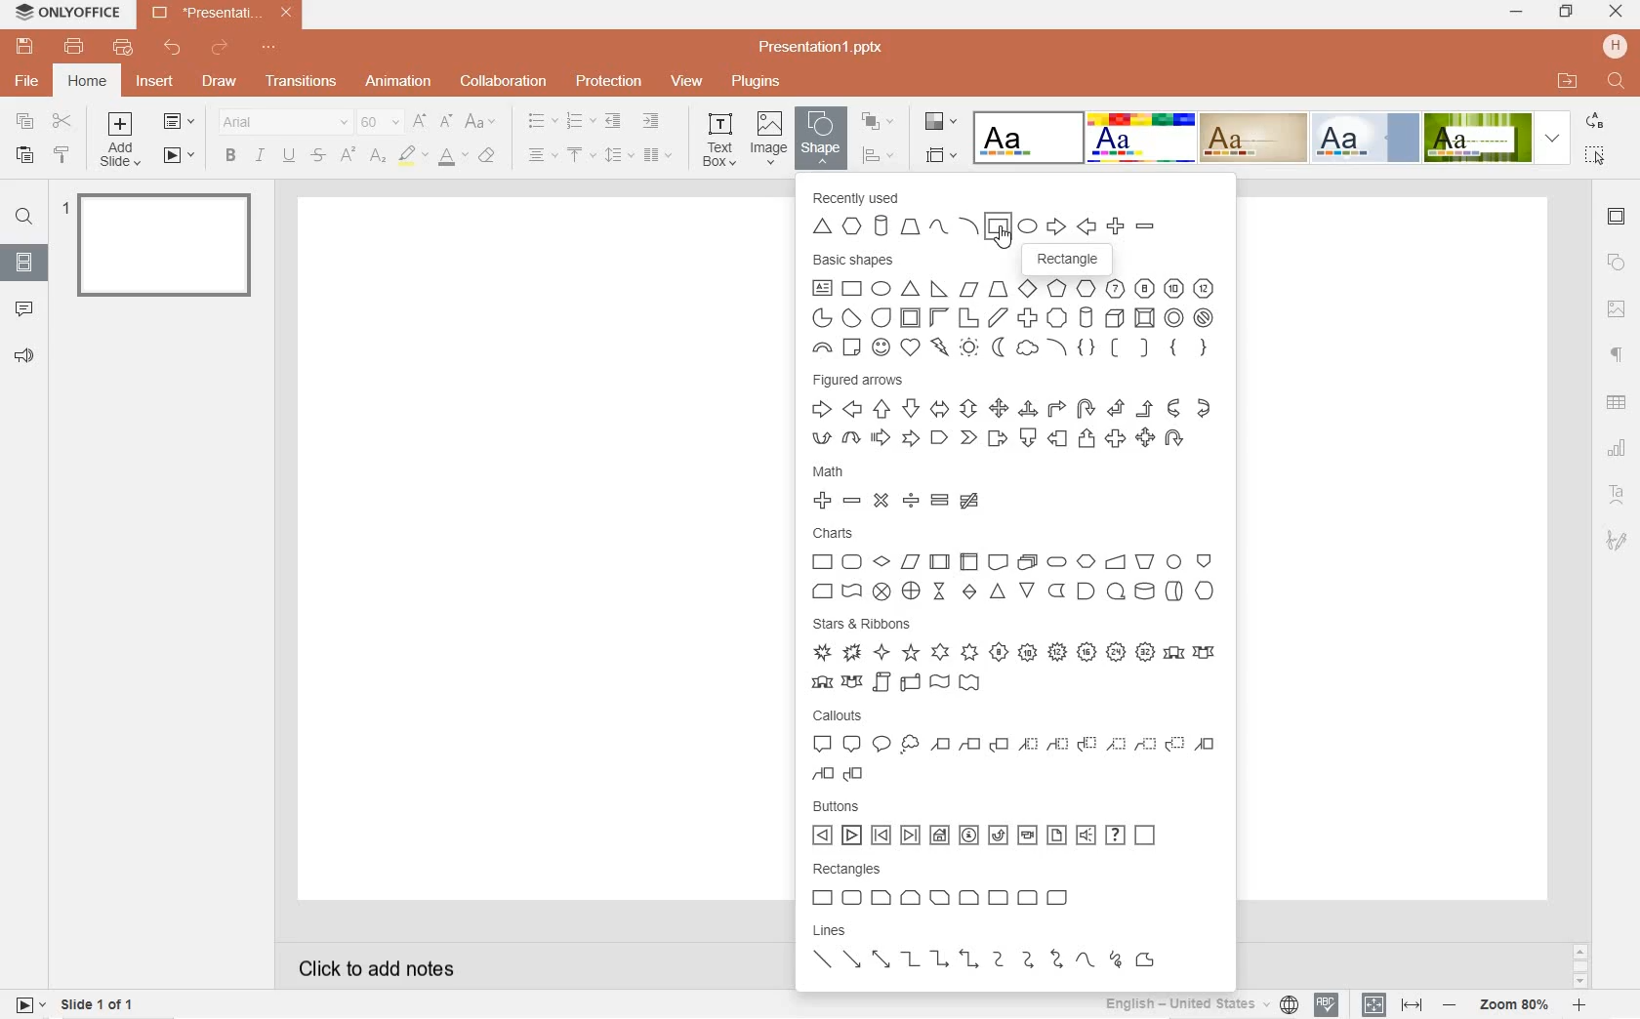 The height and width of the screenshot is (1019, 1640). Describe the element at coordinates (853, 774) in the screenshot. I see `Line Callout 3 (border and accent bar)` at that location.